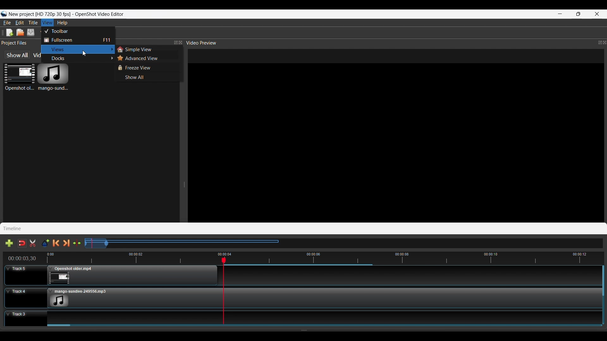  What do you see at coordinates (597, 14) in the screenshot?
I see `Close` at bounding box center [597, 14].